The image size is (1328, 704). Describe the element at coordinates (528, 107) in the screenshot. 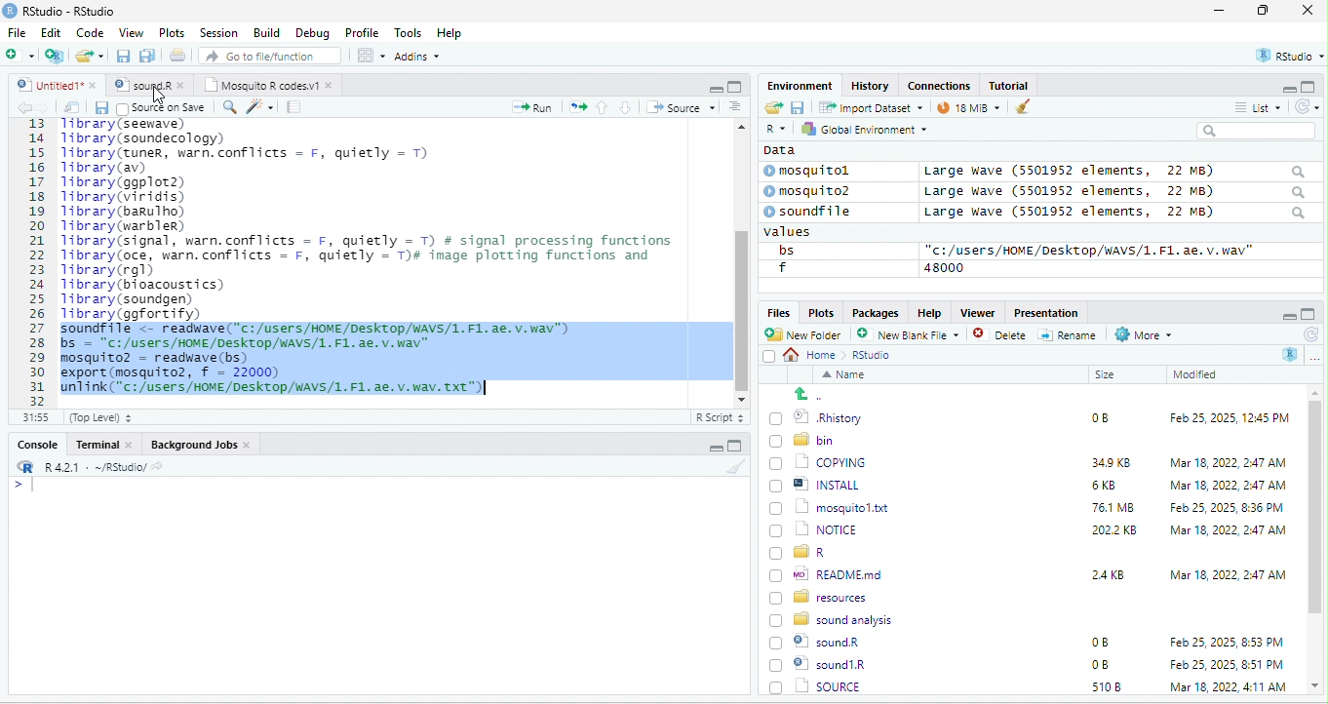

I see `Run` at that location.